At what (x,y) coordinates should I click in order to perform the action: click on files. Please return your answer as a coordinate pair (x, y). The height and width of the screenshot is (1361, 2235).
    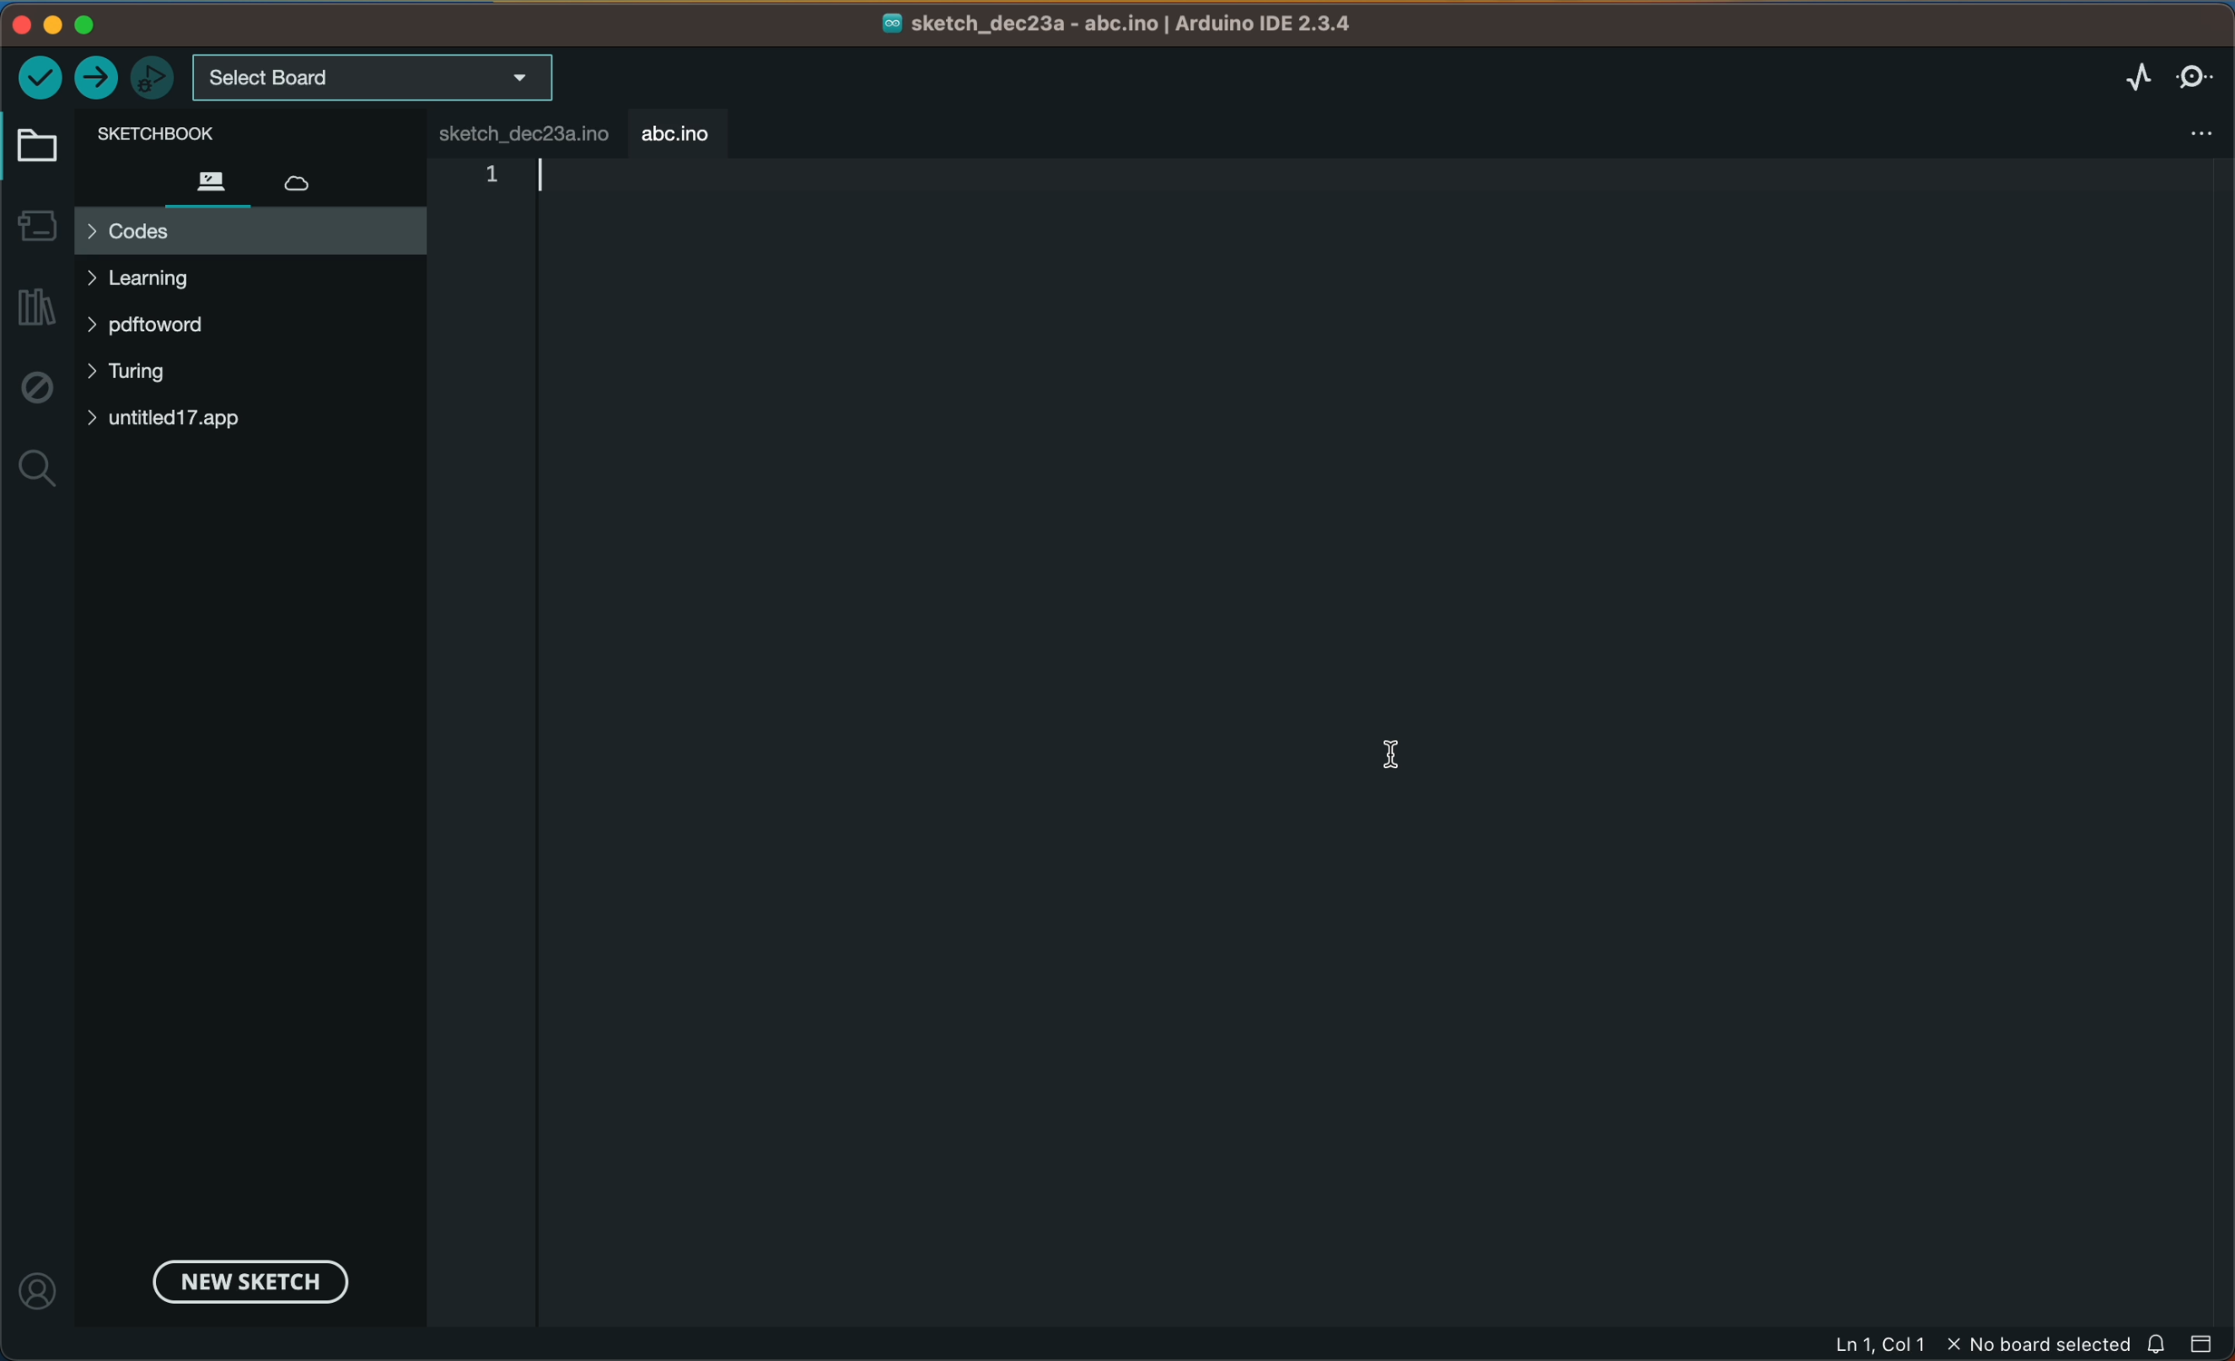
    Looking at the image, I should click on (209, 180).